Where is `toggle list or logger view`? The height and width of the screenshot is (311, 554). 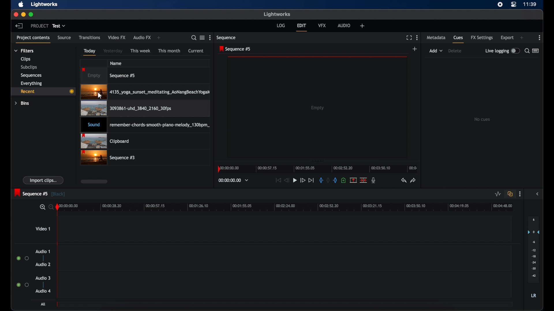 toggle list or logger view is located at coordinates (536, 50).